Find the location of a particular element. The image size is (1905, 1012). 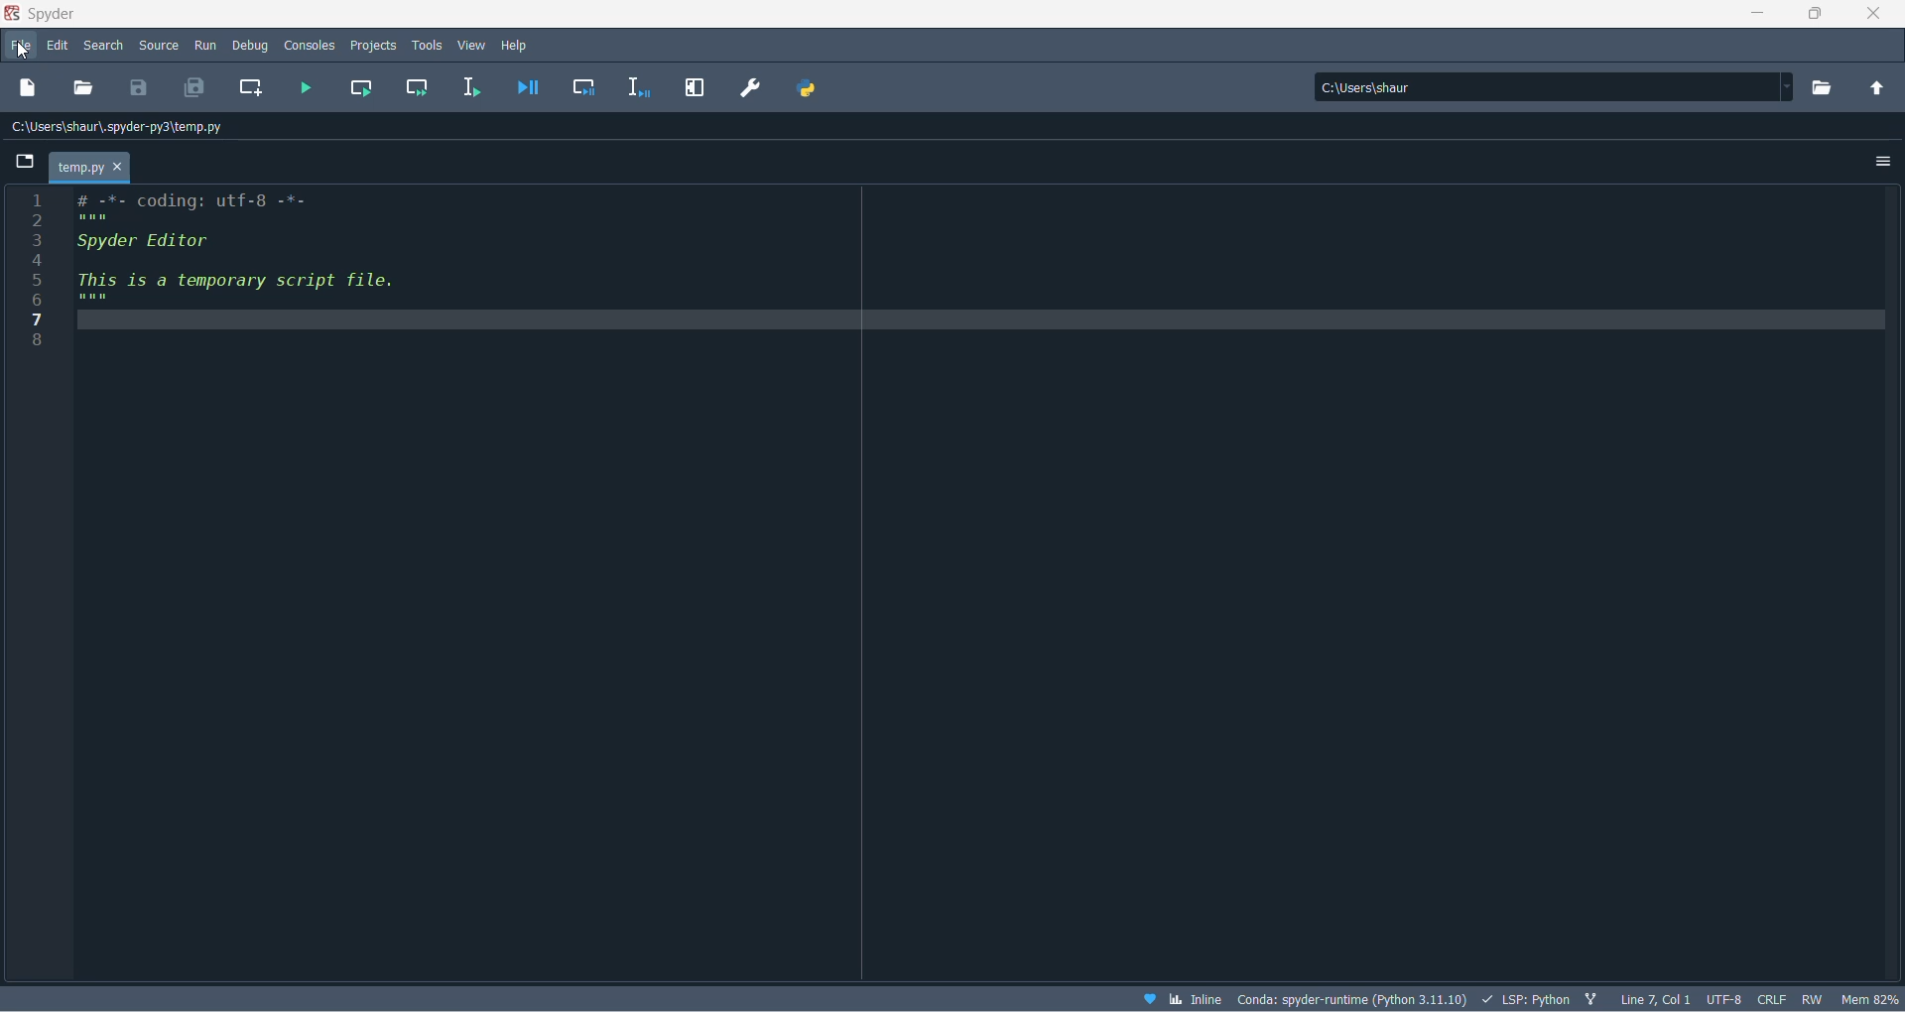

save is located at coordinates (138, 88).